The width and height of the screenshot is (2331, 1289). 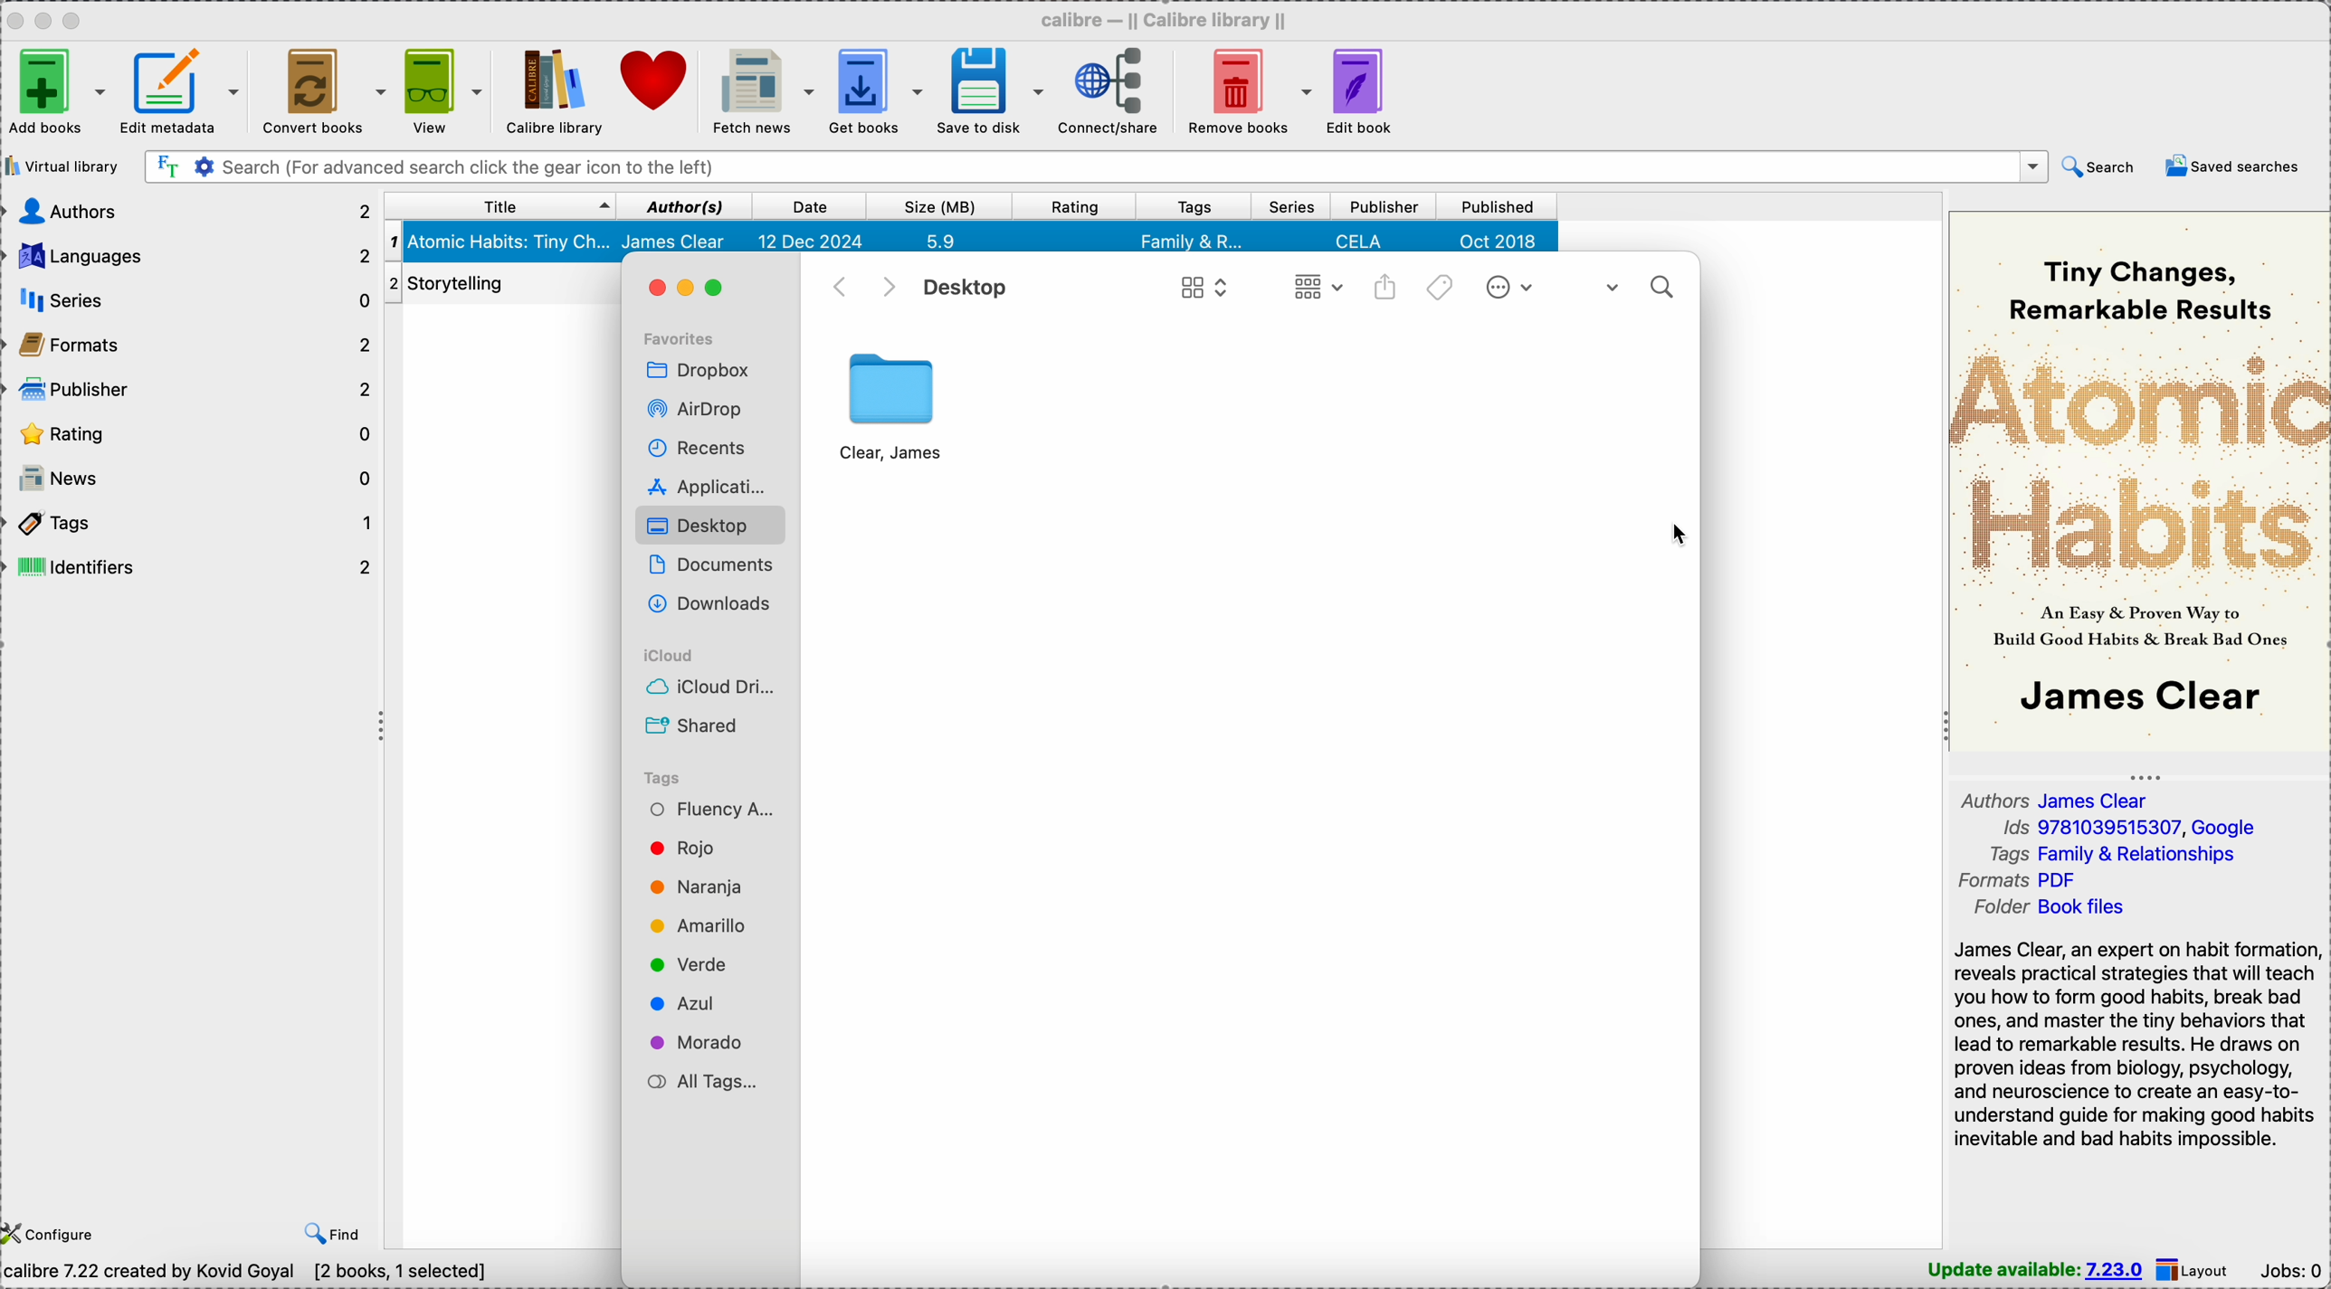 What do you see at coordinates (729, 291) in the screenshot?
I see `maximize` at bounding box center [729, 291].